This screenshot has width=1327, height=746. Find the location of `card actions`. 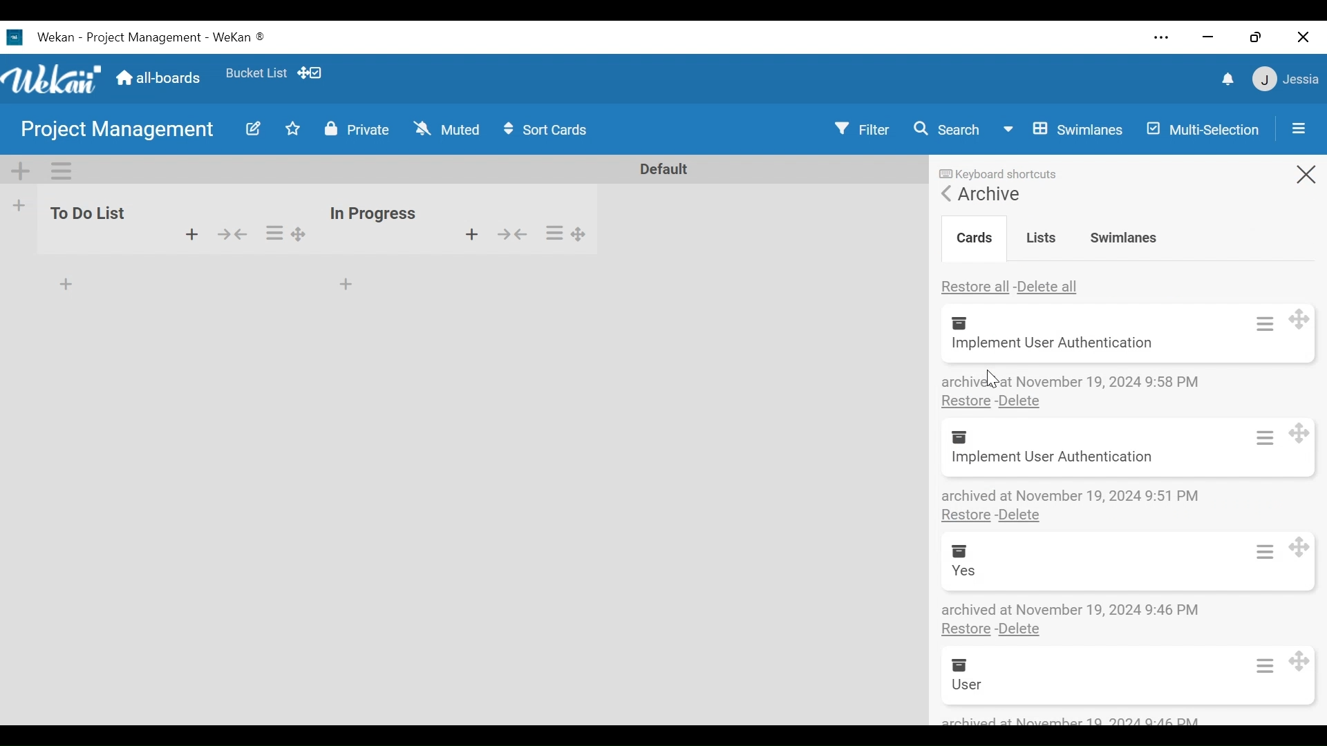

card actions is located at coordinates (1267, 326).